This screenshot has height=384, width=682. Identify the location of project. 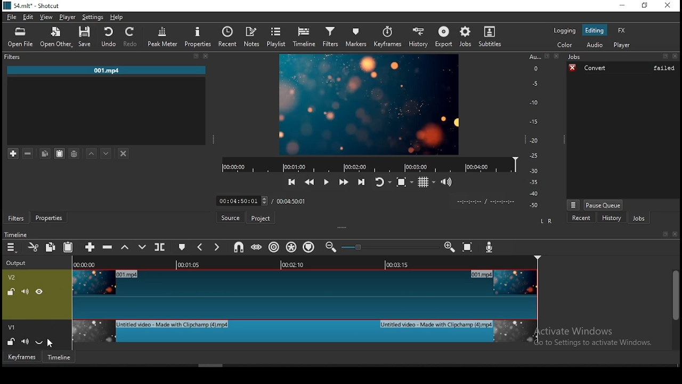
(261, 219).